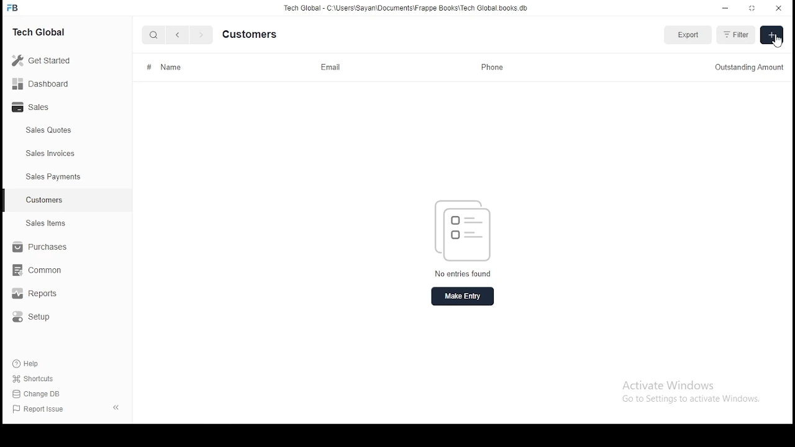 This screenshot has height=447, width=795. What do you see at coordinates (199, 35) in the screenshot?
I see `next` at bounding box center [199, 35].